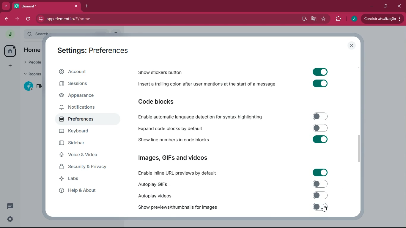 This screenshot has width=406, height=228. Describe the element at coordinates (319, 172) in the screenshot. I see `Toggle on` at that location.